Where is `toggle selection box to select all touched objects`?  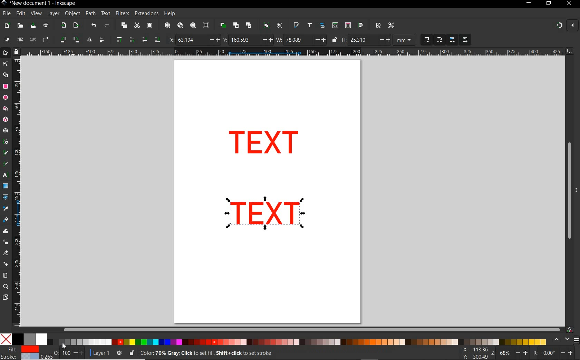 toggle selection box to select all touched objects is located at coordinates (46, 40).